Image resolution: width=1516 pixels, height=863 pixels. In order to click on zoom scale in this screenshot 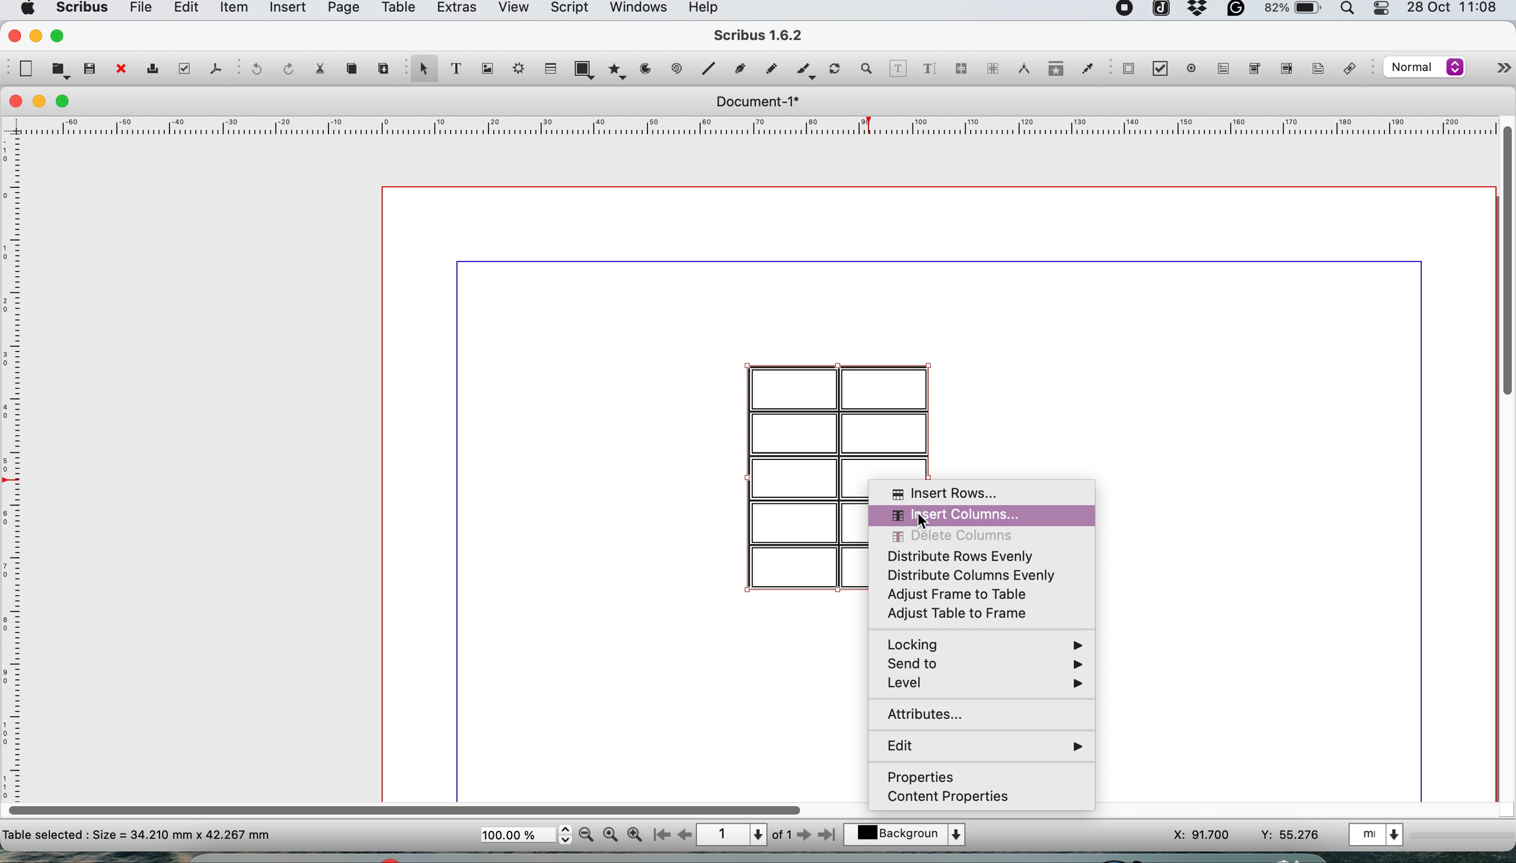, I will do `click(525, 835)`.